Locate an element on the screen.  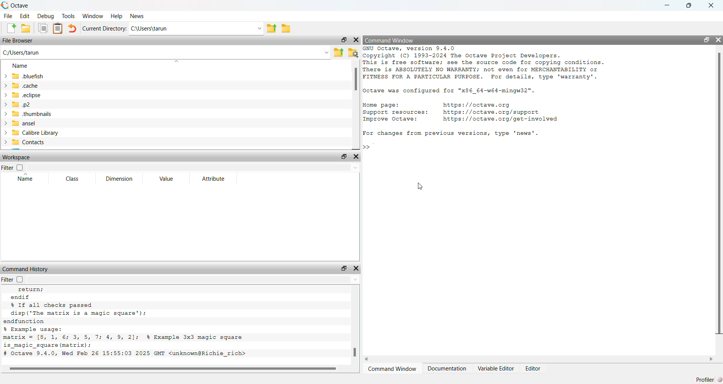
scroll bar is located at coordinates (172, 369).